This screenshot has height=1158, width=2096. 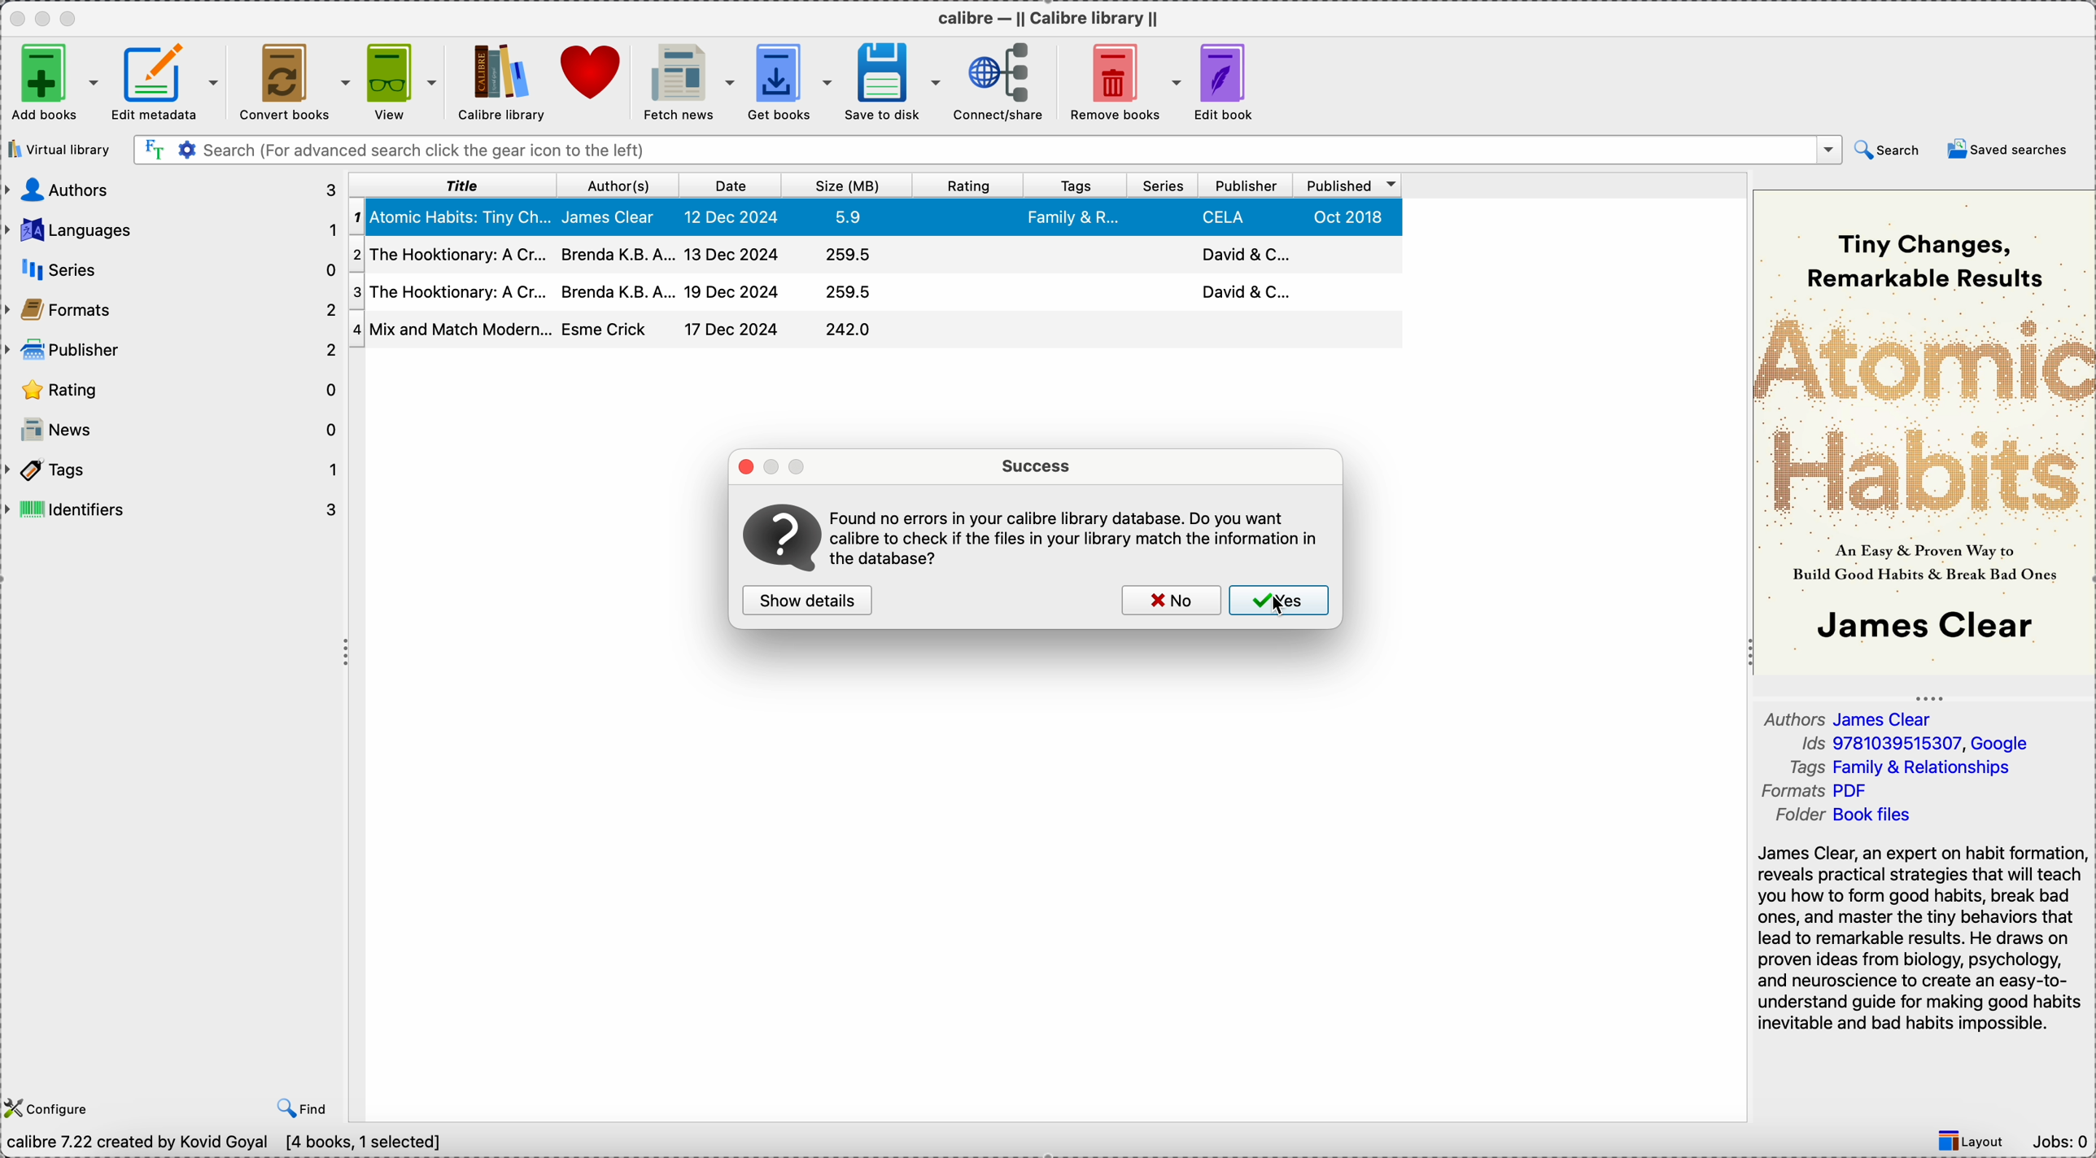 What do you see at coordinates (1284, 603) in the screenshot?
I see `click on yes` at bounding box center [1284, 603].